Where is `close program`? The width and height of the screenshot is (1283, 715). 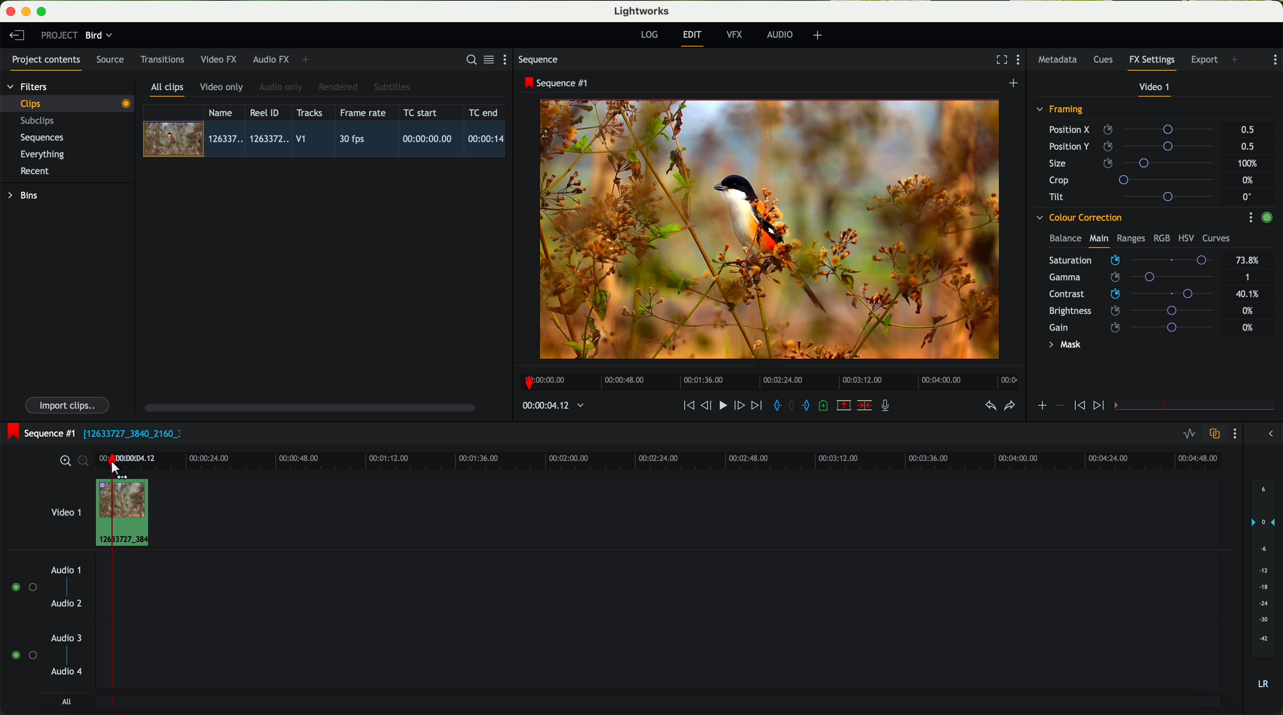 close program is located at coordinates (10, 11).